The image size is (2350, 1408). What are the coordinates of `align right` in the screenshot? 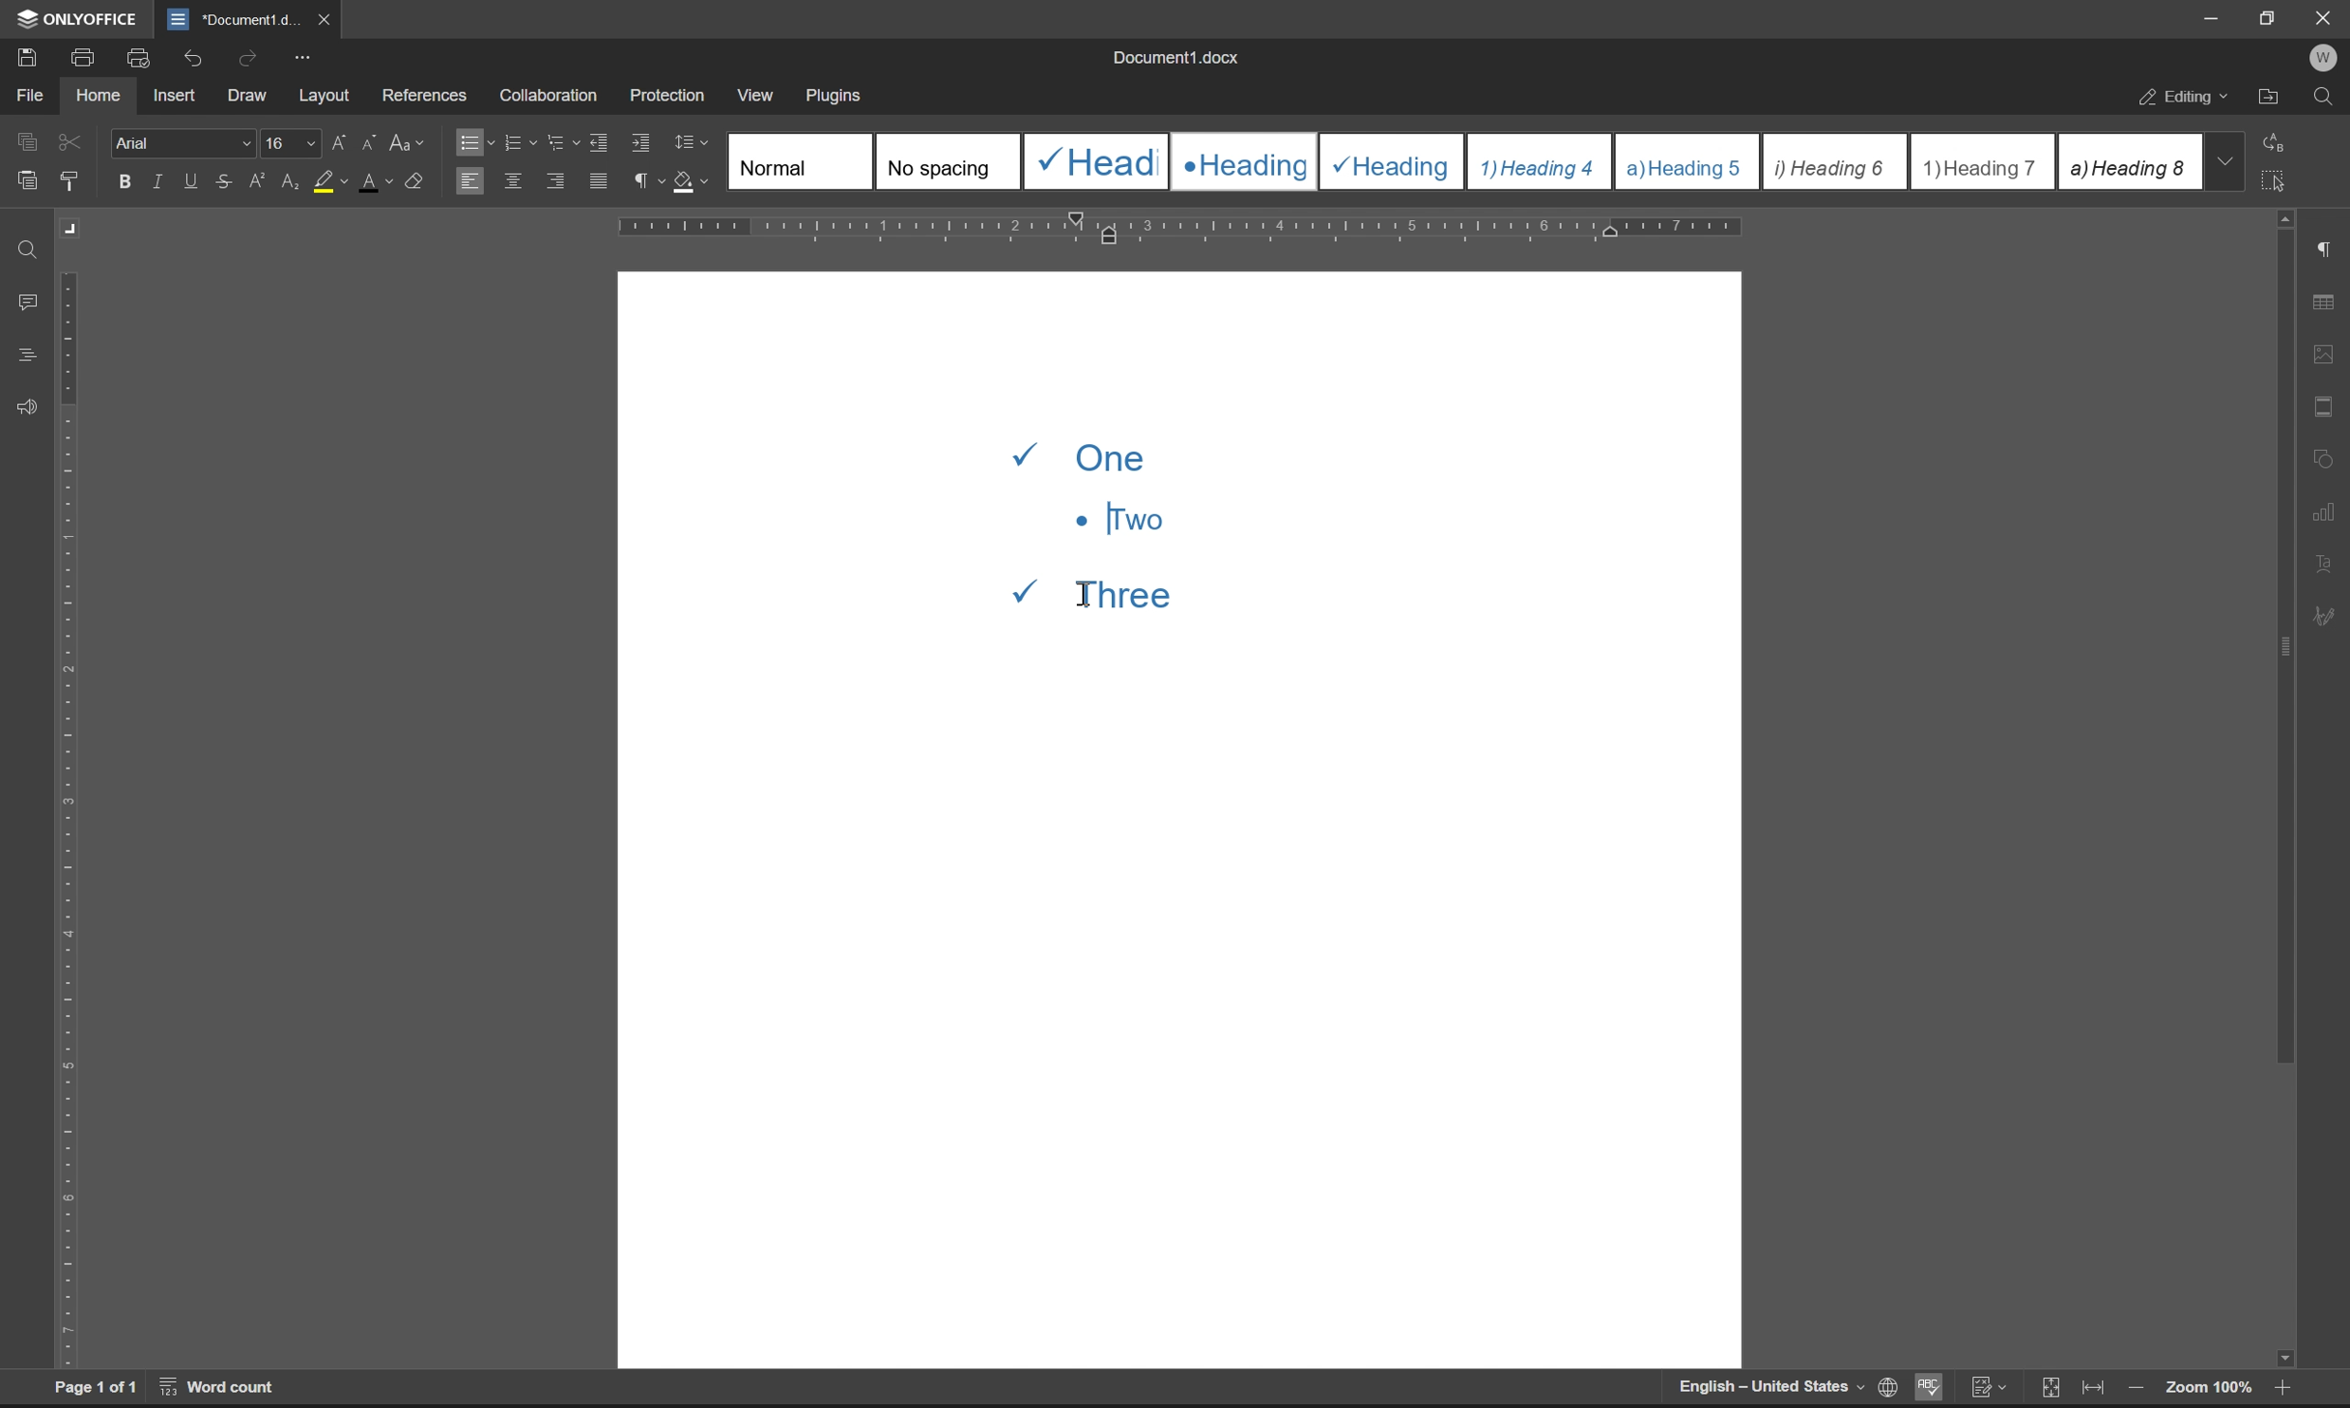 It's located at (558, 179).